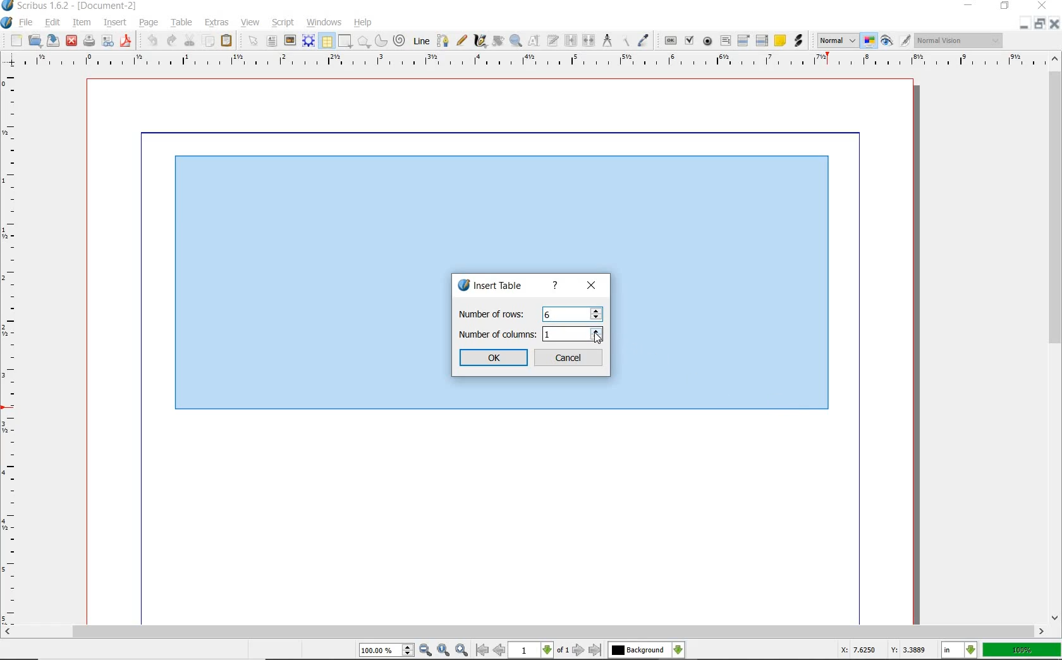 The height and width of the screenshot is (660, 1062). Describe the element at coordinates (961, 40) in the screenshot. I see `visual appearance of the display` at that location.